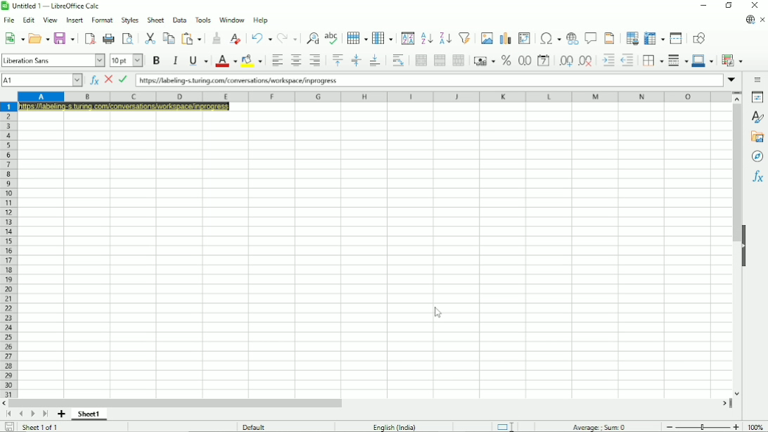 The width and height of the screenshot is (768, 432). Describe the element at coordinates (156, 20) in the screenshot. I see `Sheet` at that location.